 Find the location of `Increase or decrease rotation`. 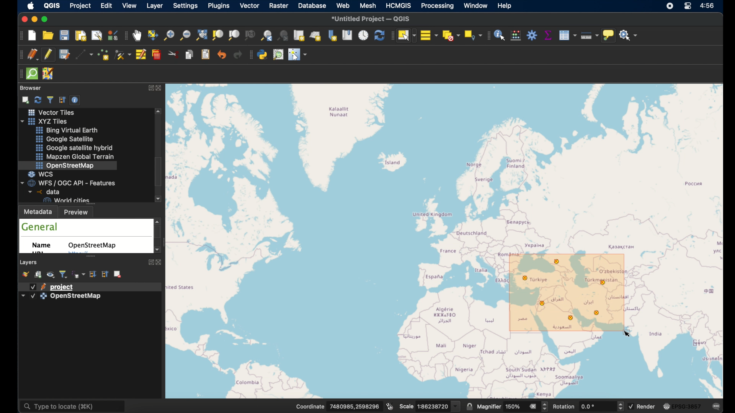

Increase or decrease rotation is located at coordinates (620, 406).